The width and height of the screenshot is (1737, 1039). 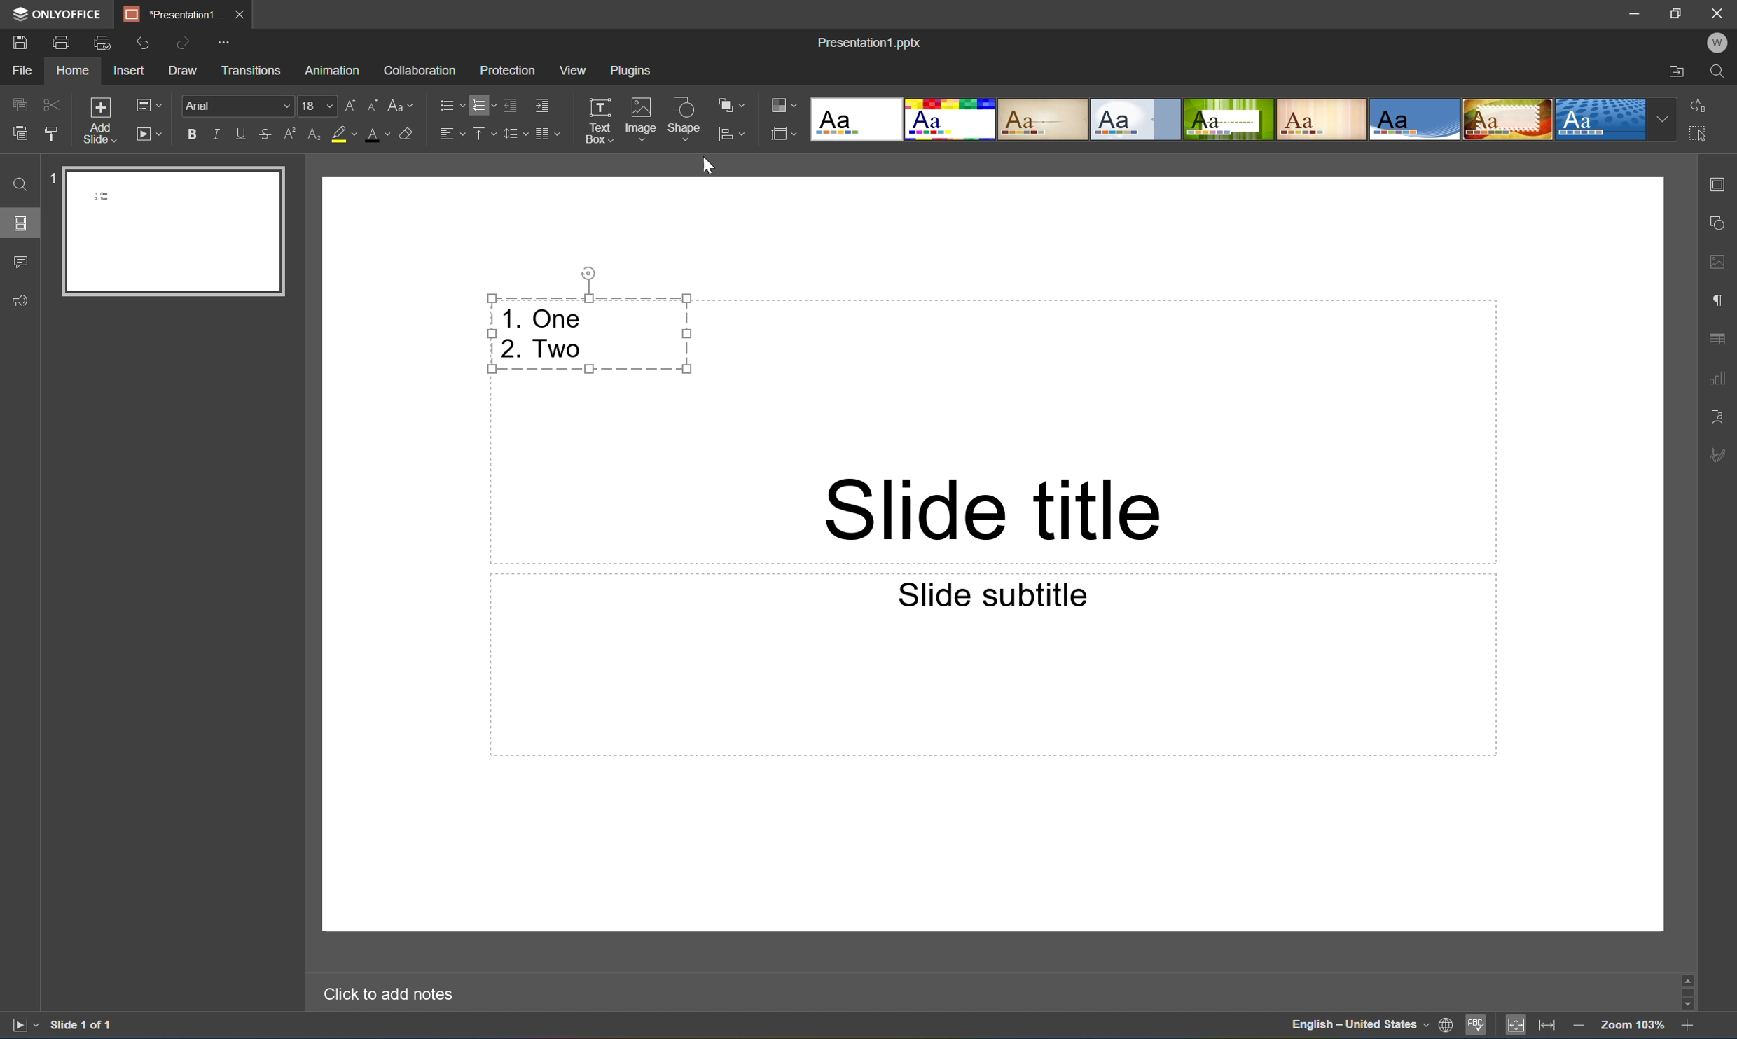 I want to click on Minimize, so click(x=1635, y=13).